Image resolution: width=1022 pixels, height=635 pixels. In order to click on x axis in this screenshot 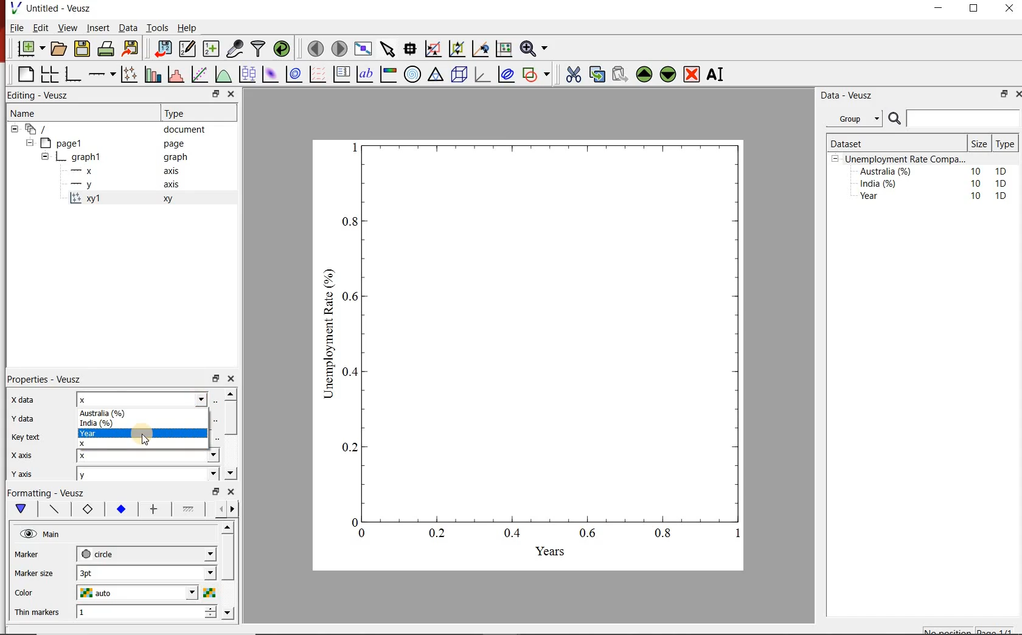, I will do `click(130, 170)`.